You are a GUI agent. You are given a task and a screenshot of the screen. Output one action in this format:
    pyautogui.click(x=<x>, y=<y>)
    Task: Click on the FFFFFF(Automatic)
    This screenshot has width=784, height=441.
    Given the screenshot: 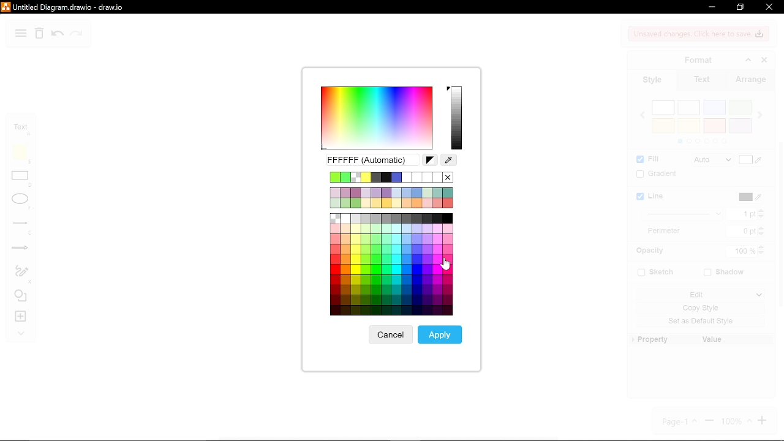 What is the action you would take?
    pyautogui.click(x=371, y=160)
    